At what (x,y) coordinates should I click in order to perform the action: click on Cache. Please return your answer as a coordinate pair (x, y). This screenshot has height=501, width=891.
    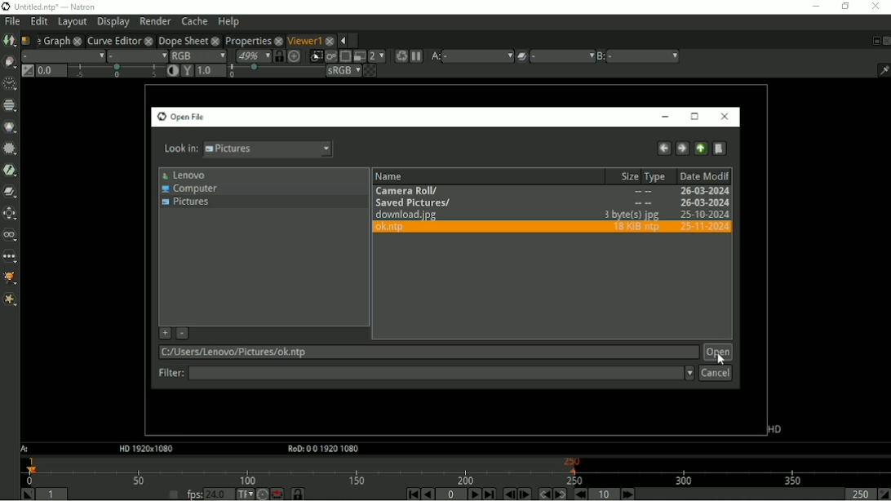
    Looking at the image, I should click on (194, 21).